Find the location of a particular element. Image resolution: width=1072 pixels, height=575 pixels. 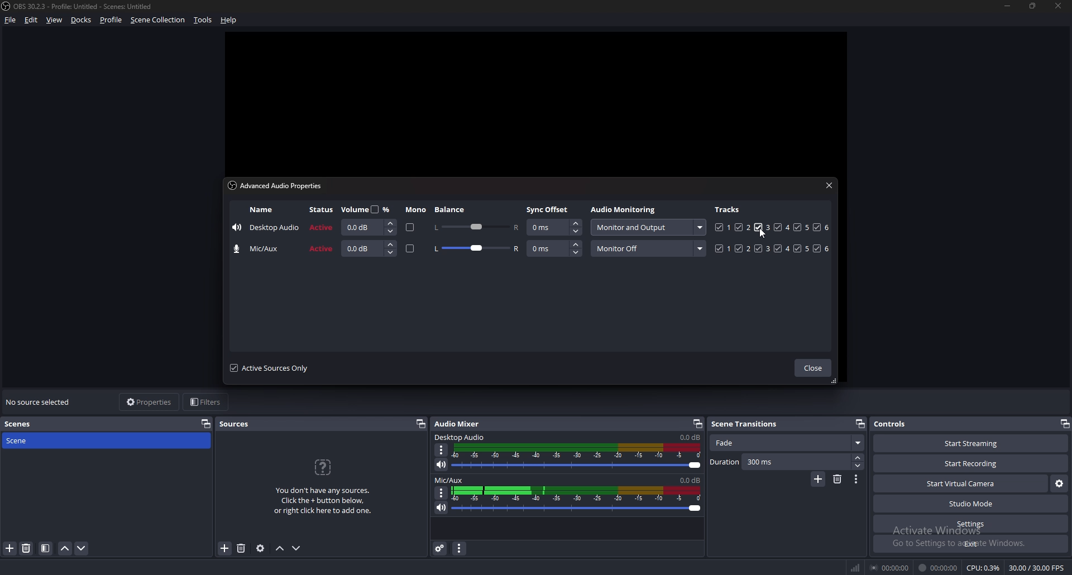

volume input is located at coordinates (367, 227).